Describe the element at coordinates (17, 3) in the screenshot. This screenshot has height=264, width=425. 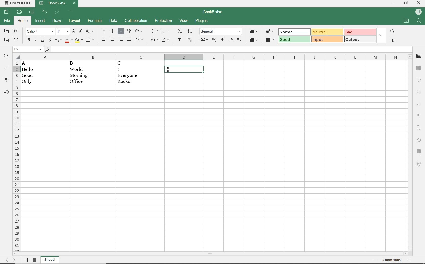
I see `system name` at that location.